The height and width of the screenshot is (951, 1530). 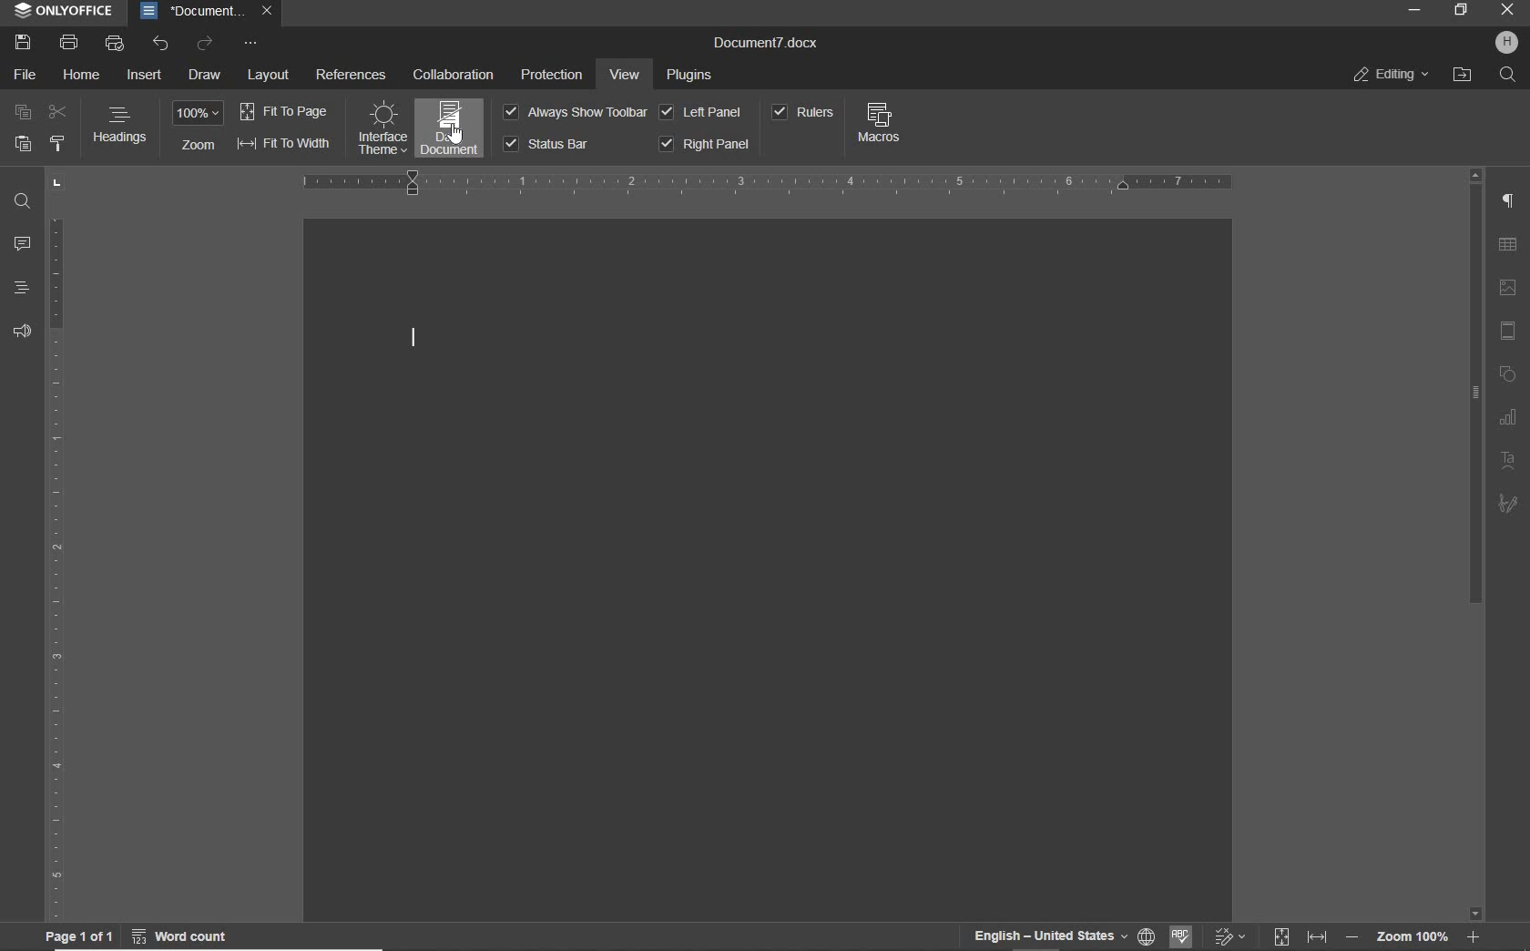 I want to click on HEADINGS, so click(x=21, y=288).